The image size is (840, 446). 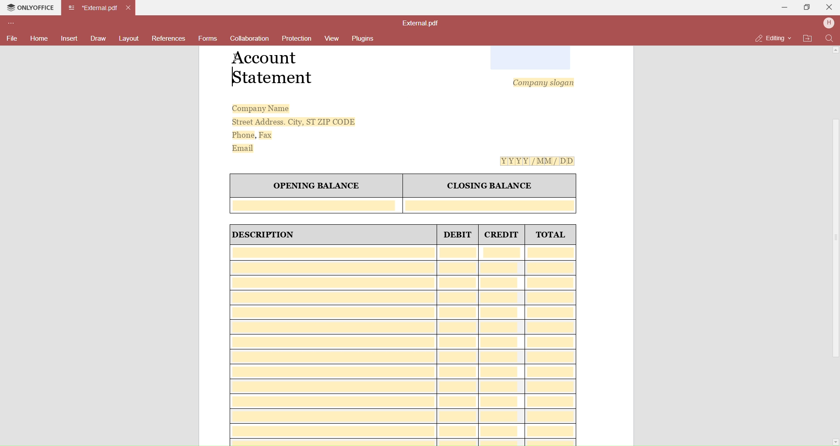 I want to click on CREDIT, so click(x=501, y=234).